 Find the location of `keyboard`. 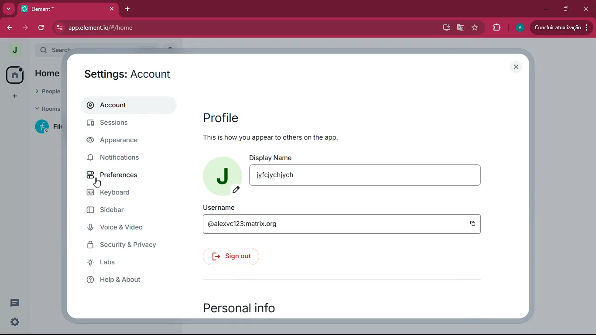

keyboard is located at coordinates (125, 194).